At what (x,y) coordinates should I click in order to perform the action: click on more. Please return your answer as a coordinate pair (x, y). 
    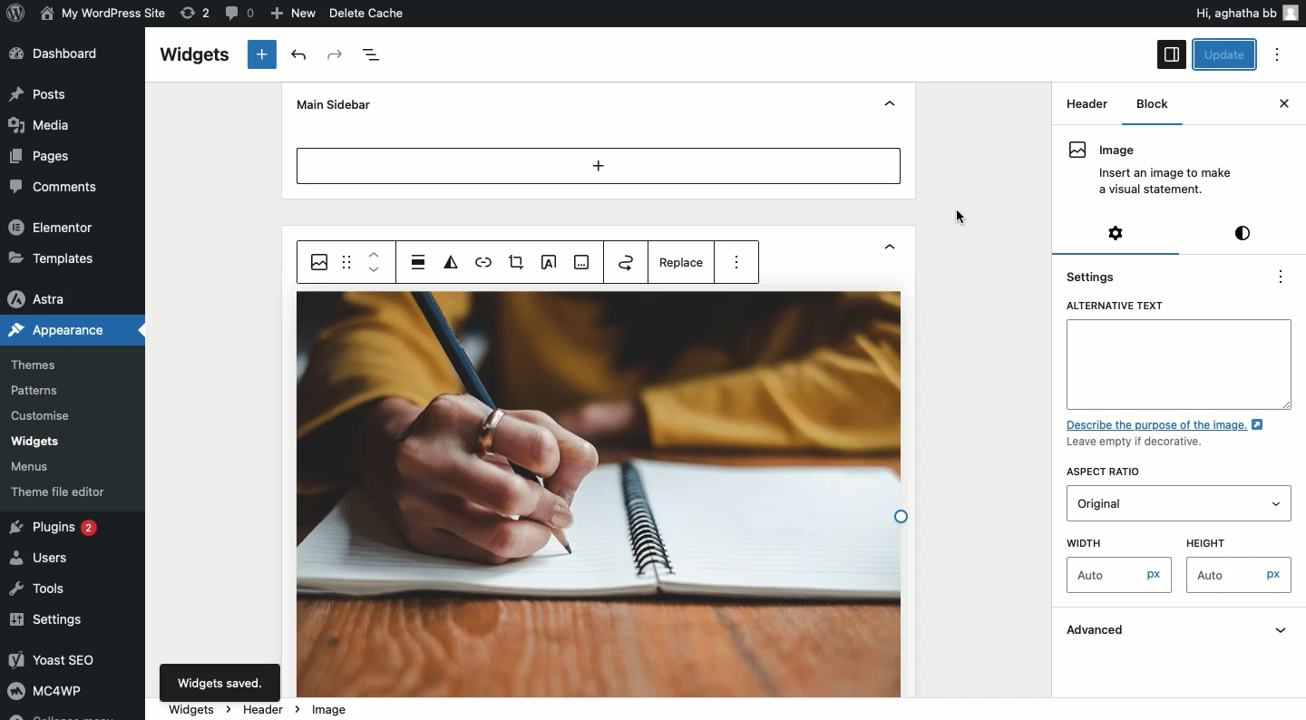
    Looking at the image, I should click on (737, 258).